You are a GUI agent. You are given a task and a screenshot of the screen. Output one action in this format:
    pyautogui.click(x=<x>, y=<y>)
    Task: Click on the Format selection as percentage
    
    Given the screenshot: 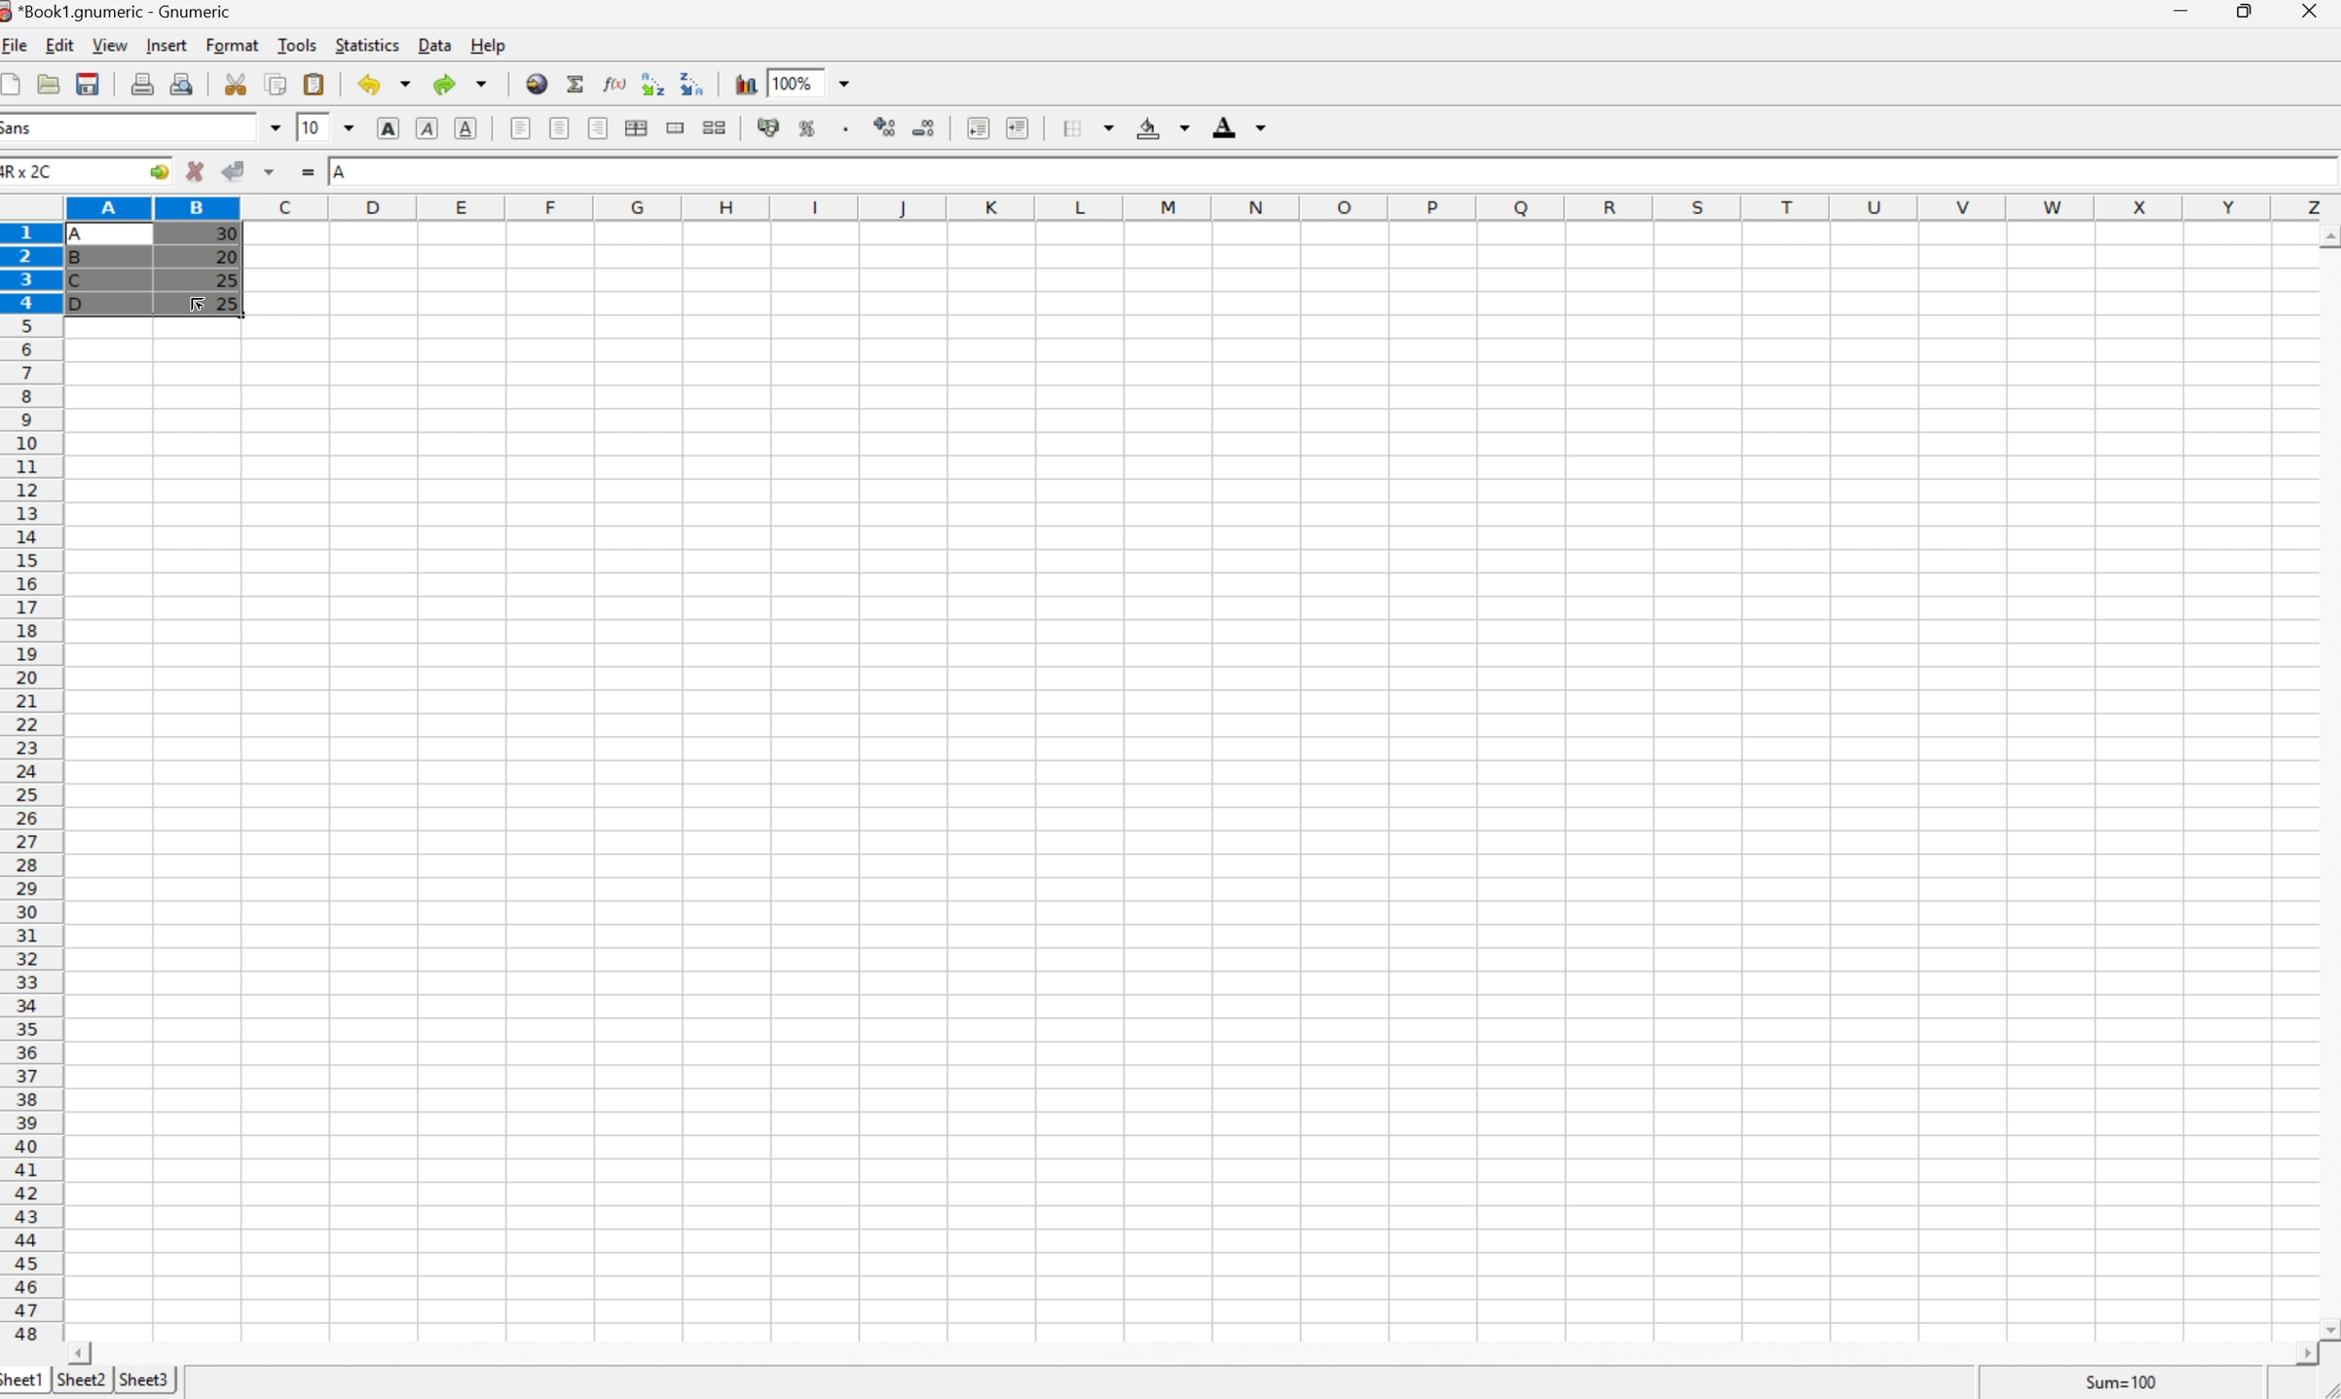 What is the action you would take?
    pyautogui.click(x=809, y=132)
    